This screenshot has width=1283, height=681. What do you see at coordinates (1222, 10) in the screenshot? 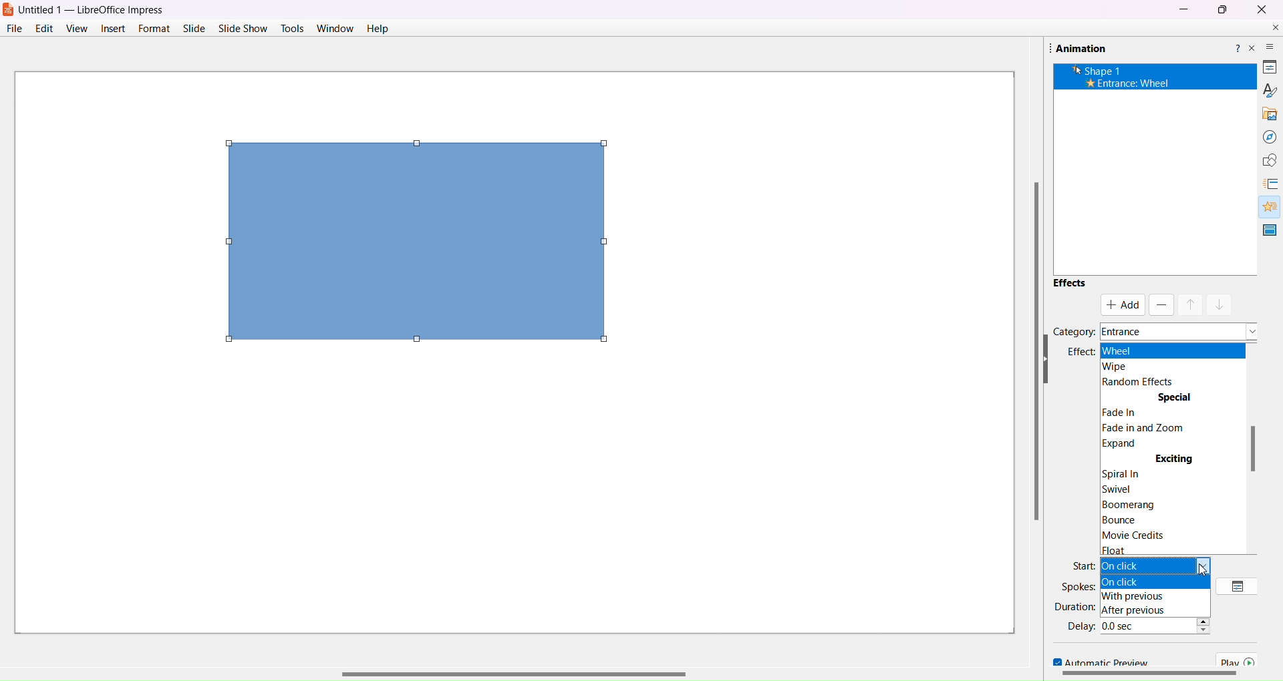
I see `Maximize` at bounding box center [1222, 10].